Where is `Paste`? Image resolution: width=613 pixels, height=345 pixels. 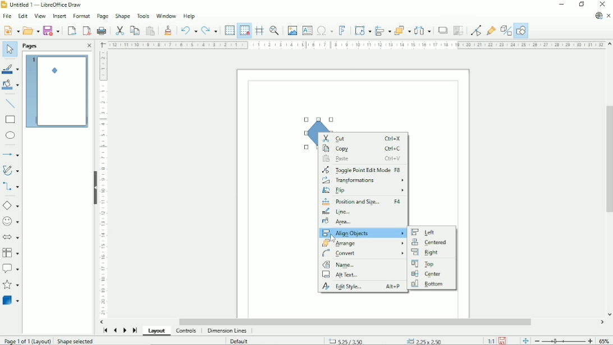
Paste is located at coordinates (362, 159).